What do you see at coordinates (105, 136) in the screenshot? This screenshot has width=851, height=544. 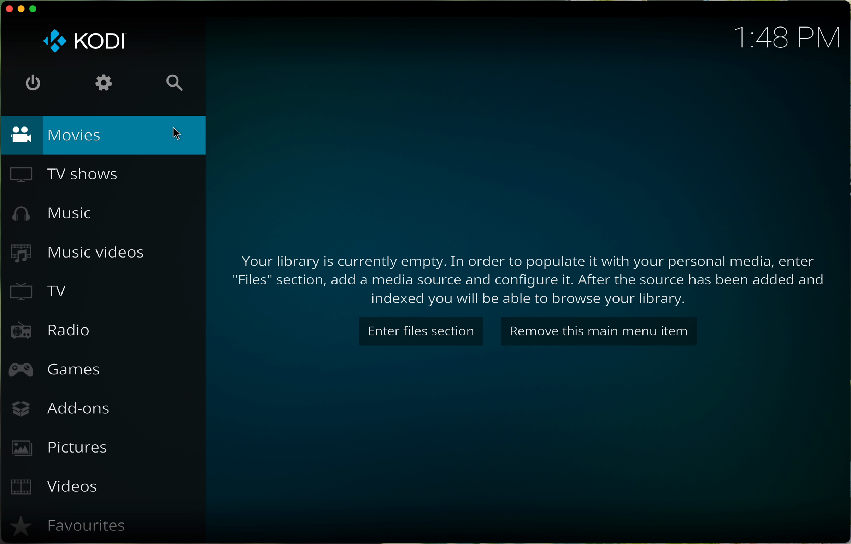 I see `movies` at bounding box center [105, 136].